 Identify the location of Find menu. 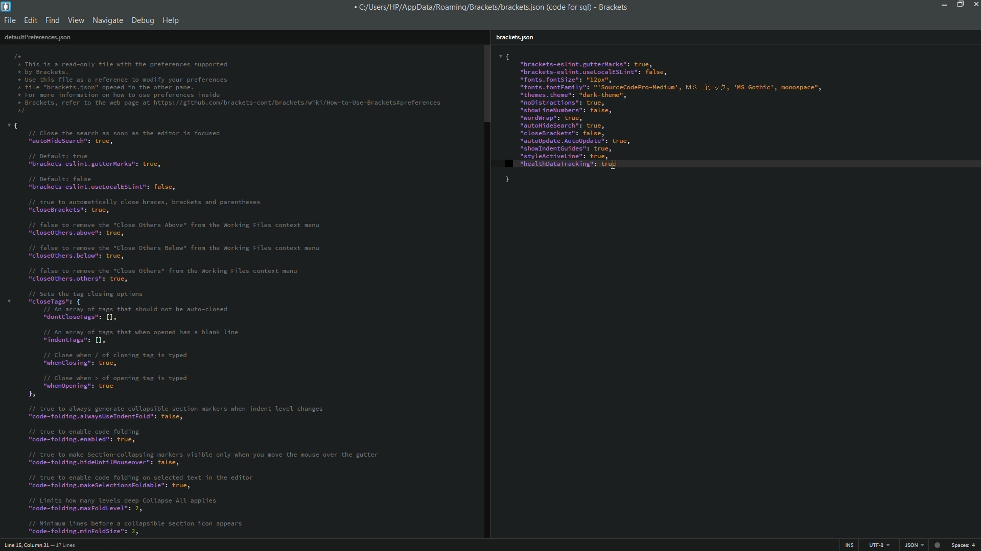
(52, 21).